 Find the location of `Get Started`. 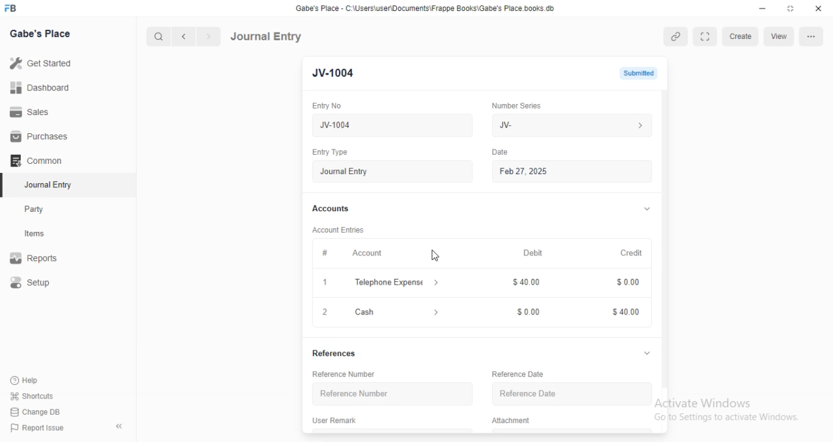

Get Started is located at coordinates (43, 63).